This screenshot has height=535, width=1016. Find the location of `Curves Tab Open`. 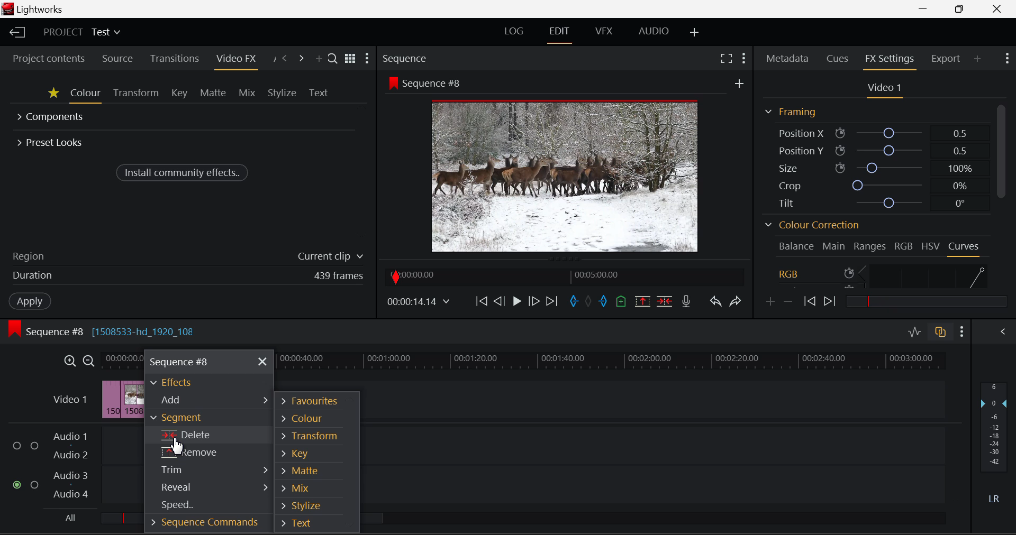

Curves Tab Open is located at coordinates (963, 247).